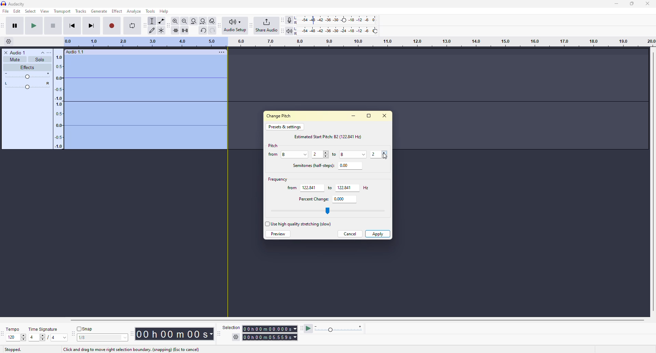 Image resolution: width=656 pixels, height=353 pixels. I want to click on time, so click(269, 328).